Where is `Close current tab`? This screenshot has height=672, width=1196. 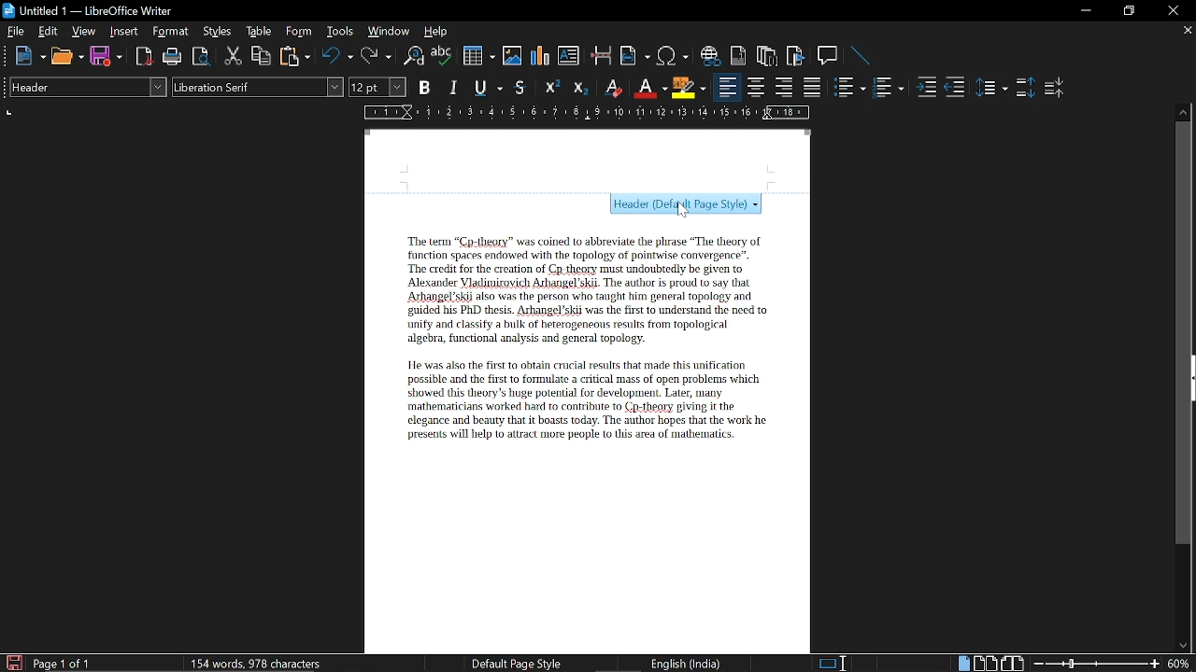 Close current tab is located at coordinates (1184, 30).